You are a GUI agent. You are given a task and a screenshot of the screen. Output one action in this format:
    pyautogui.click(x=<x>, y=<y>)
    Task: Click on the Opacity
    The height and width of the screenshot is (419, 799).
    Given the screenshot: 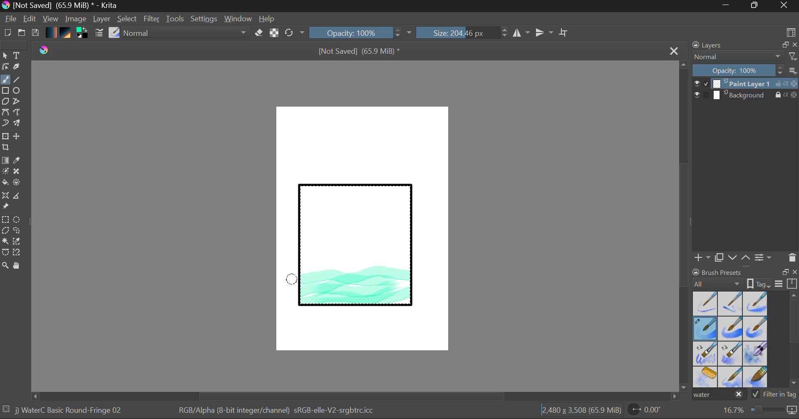 What is the action you would take?
    pyautogui.click(x=362, y=32)
    